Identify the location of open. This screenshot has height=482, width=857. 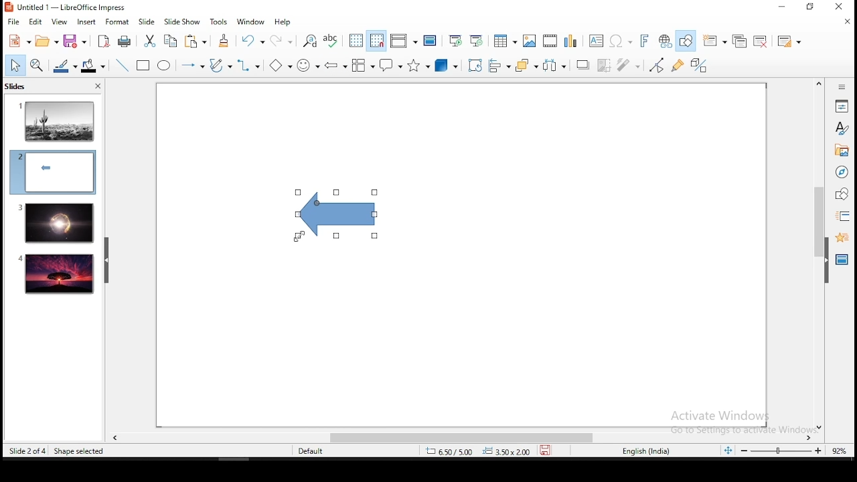
(46, 42).